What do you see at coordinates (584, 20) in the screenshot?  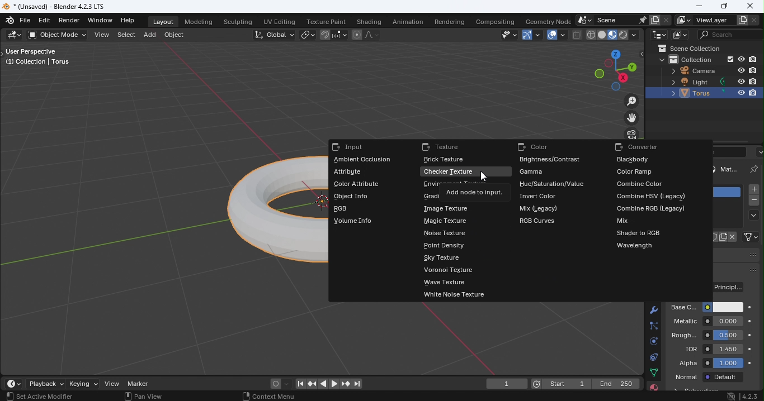 I see `Browse scene to be linked` at bounding box center [584, 20].